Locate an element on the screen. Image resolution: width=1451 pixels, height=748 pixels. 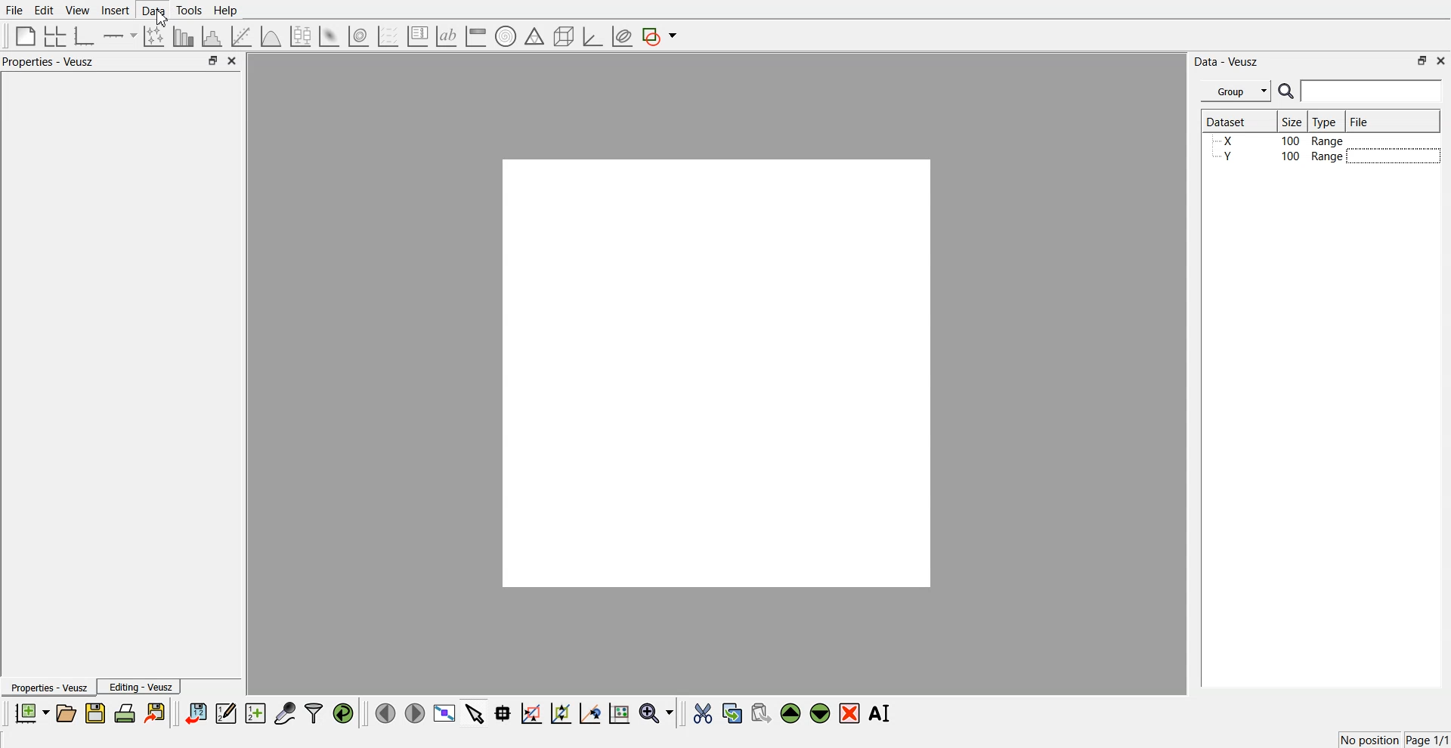
Y 100 Range is located at coordinates (1279, 156).